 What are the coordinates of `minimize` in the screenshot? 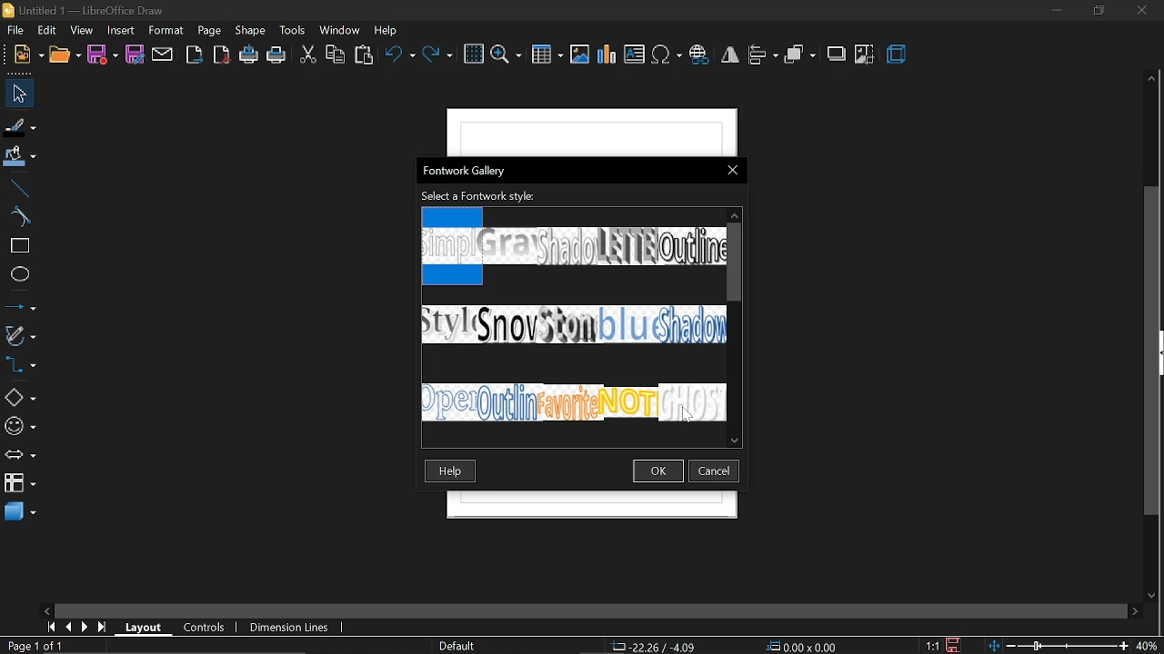 It's located at (1057, 11).